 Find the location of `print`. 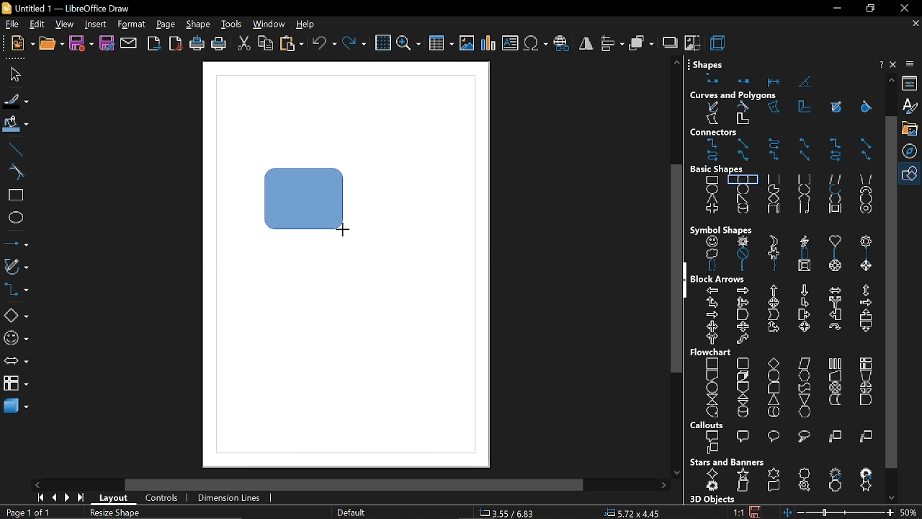

print is located at coordinates (218, 45).